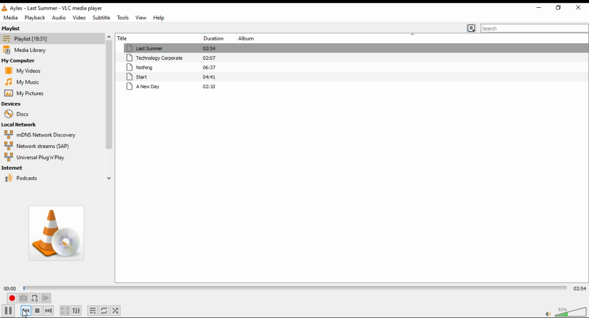 This screenshot has width=589, height=318. I want to click on start, so click(155, 77).